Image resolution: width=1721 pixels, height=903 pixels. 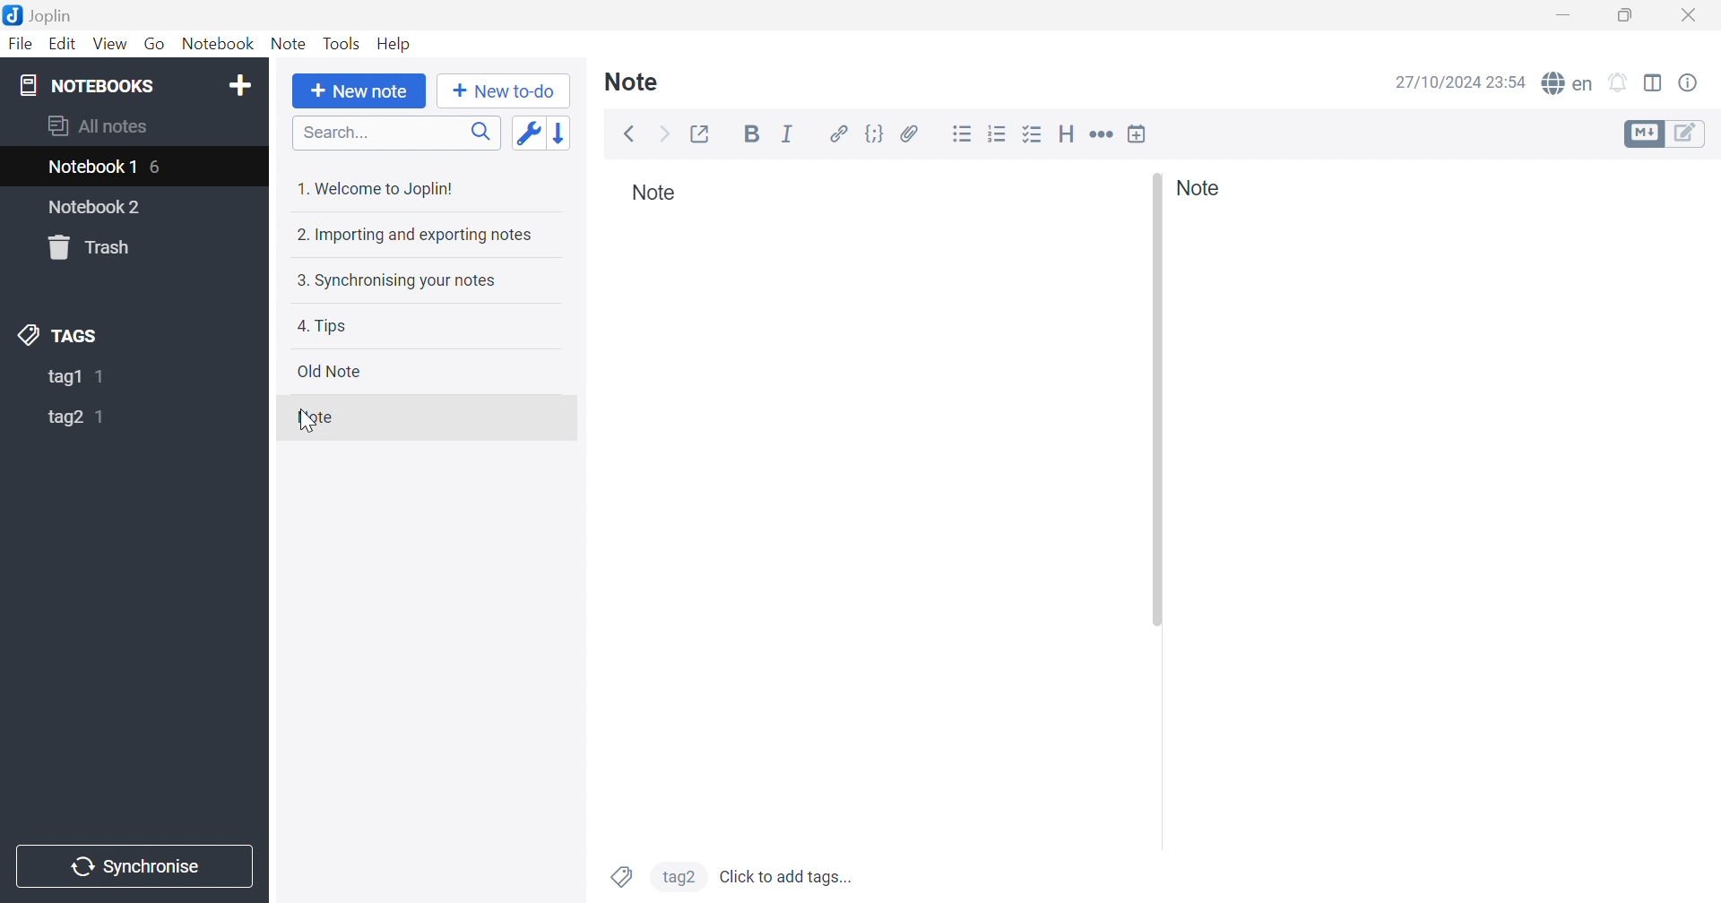 I want to click on Search..., so click(x=332, y=134).